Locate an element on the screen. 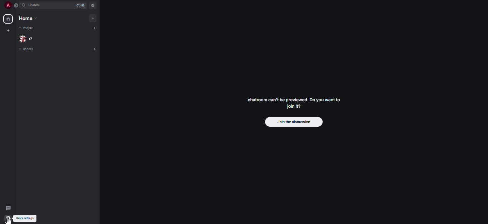 The width and height of the screenshot is (488, 224). expand is located at coordinates (16, 5).